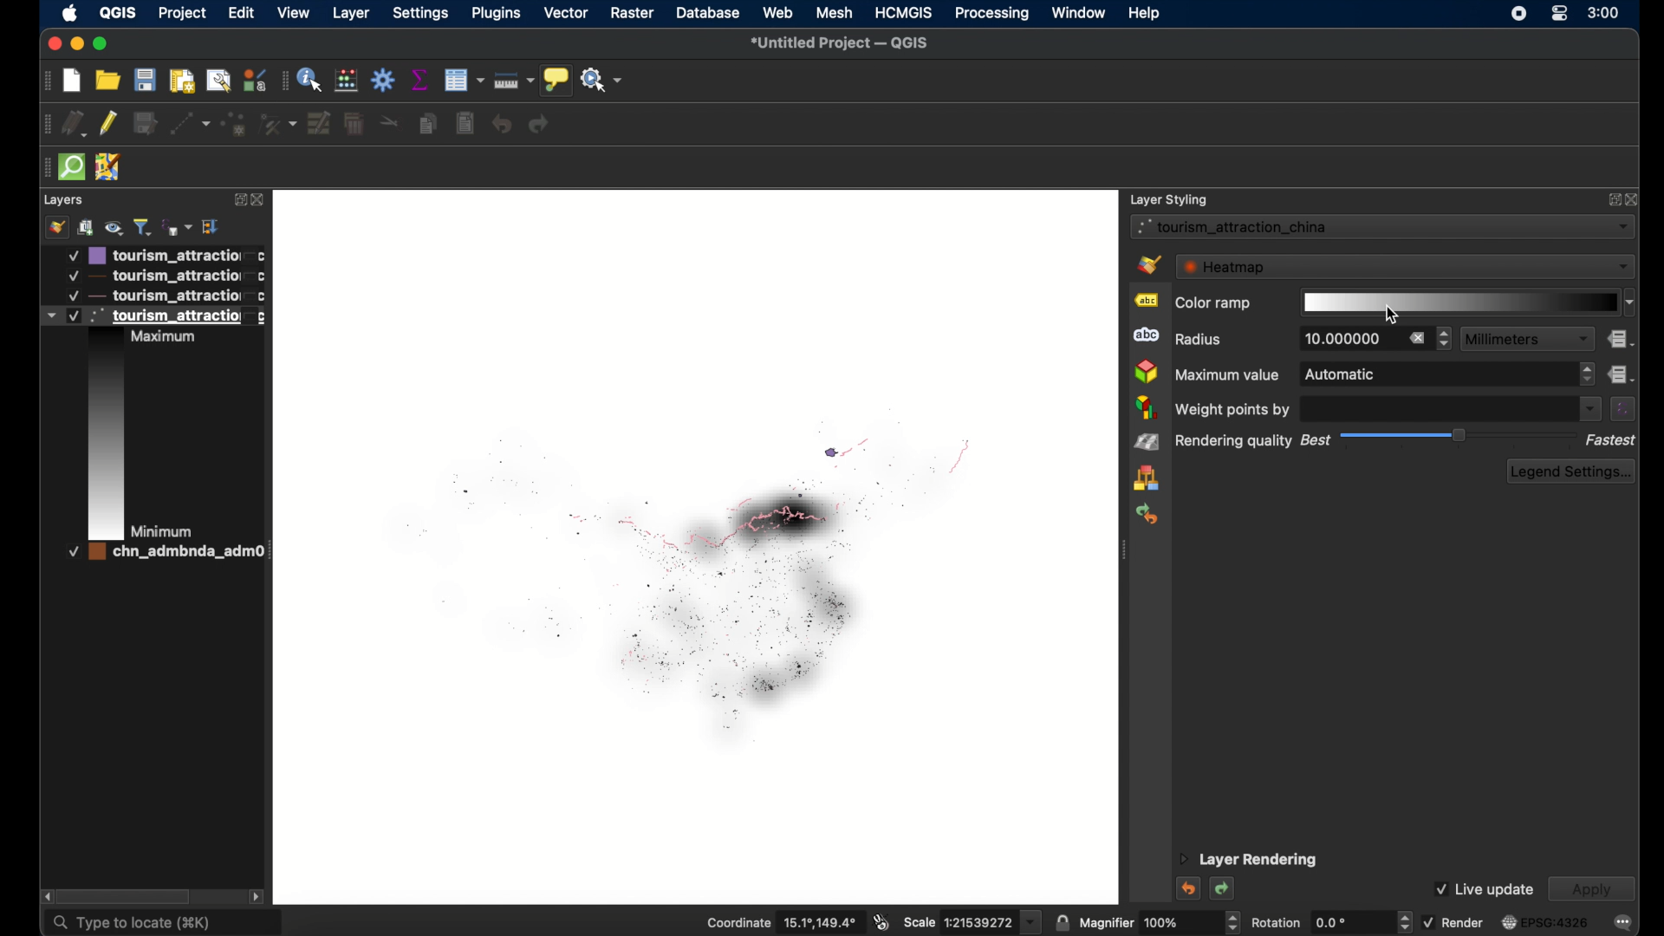 This screenshot has height=936, width=1664. Describe the element at coordinates (1078, 12) in the screenshot. I see `window` at that location.